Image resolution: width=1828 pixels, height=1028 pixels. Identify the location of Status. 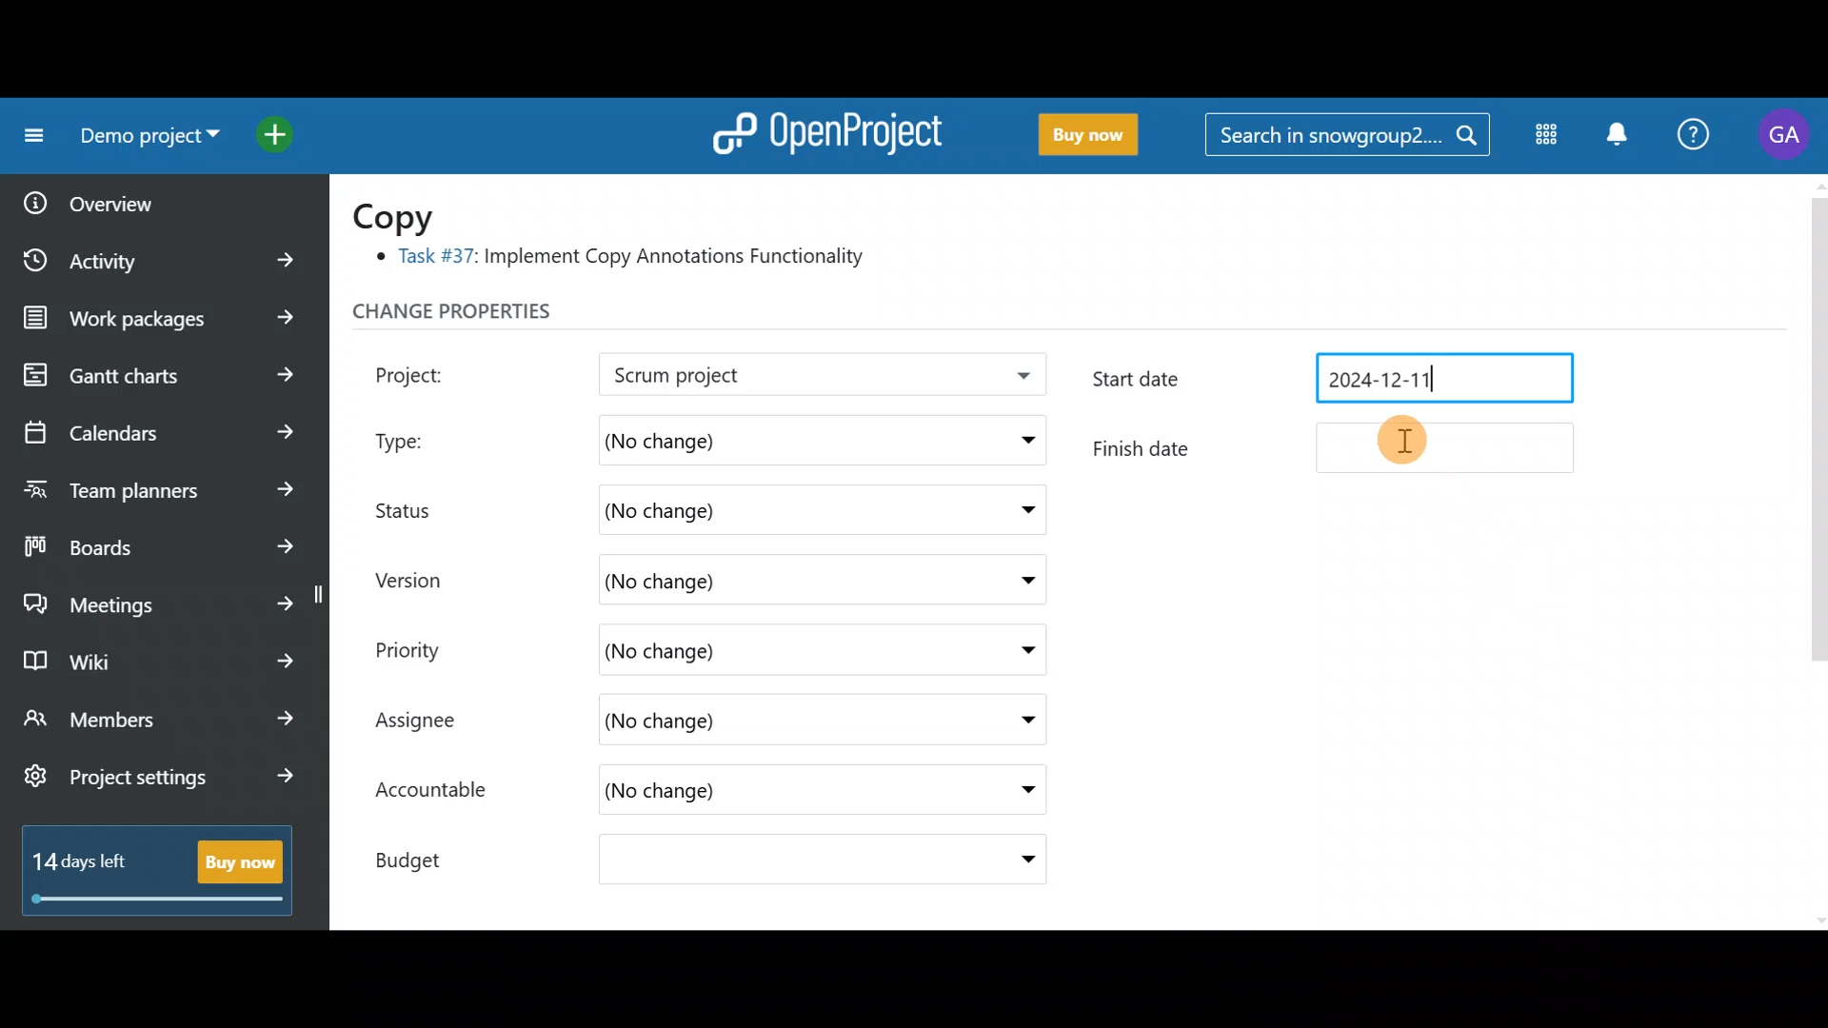
(419, 507).